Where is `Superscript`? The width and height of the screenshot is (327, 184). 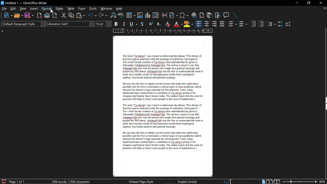 Superscript is located at coordinates (151, 24).